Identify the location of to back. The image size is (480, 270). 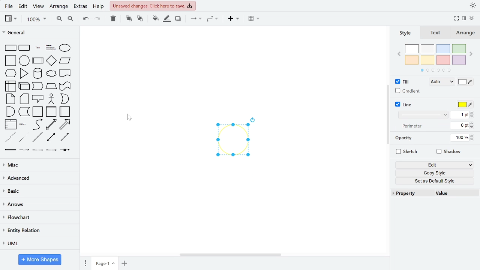
(140, 19).